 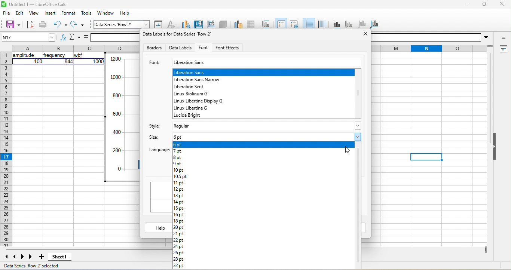 I want to click on rows, so click(x=6, y=149).